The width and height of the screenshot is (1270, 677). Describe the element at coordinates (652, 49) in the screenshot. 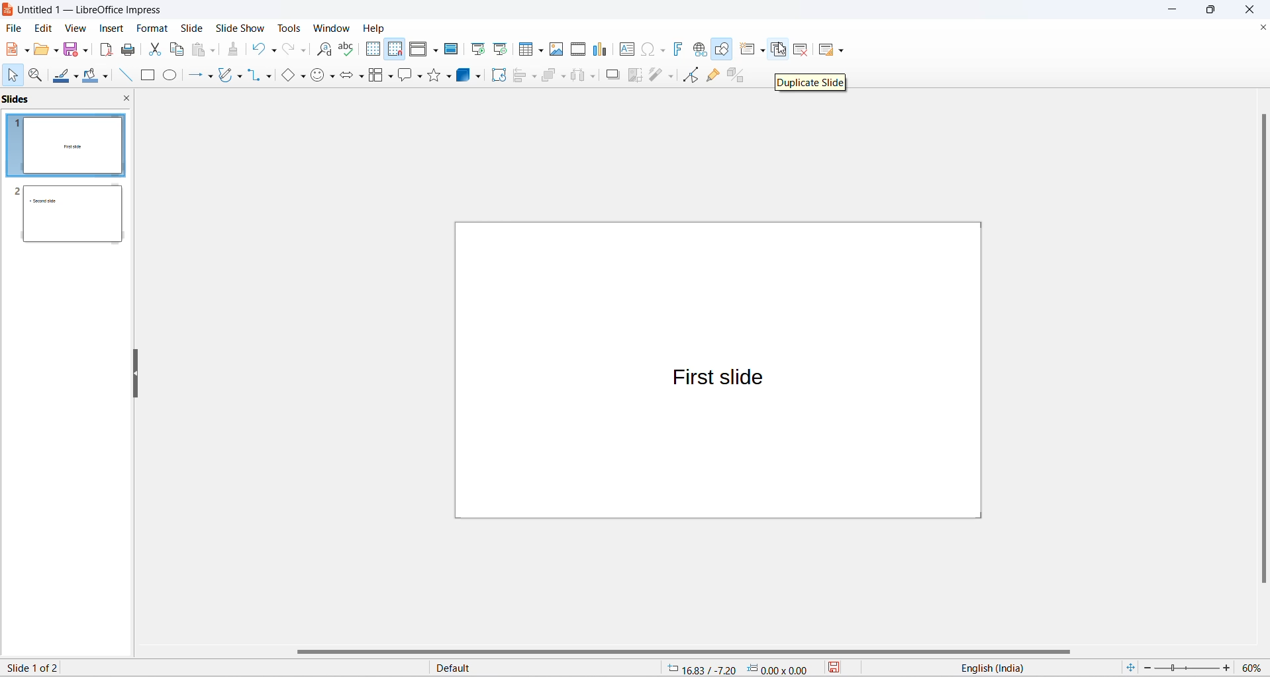

I see `insert special characters` at that location.